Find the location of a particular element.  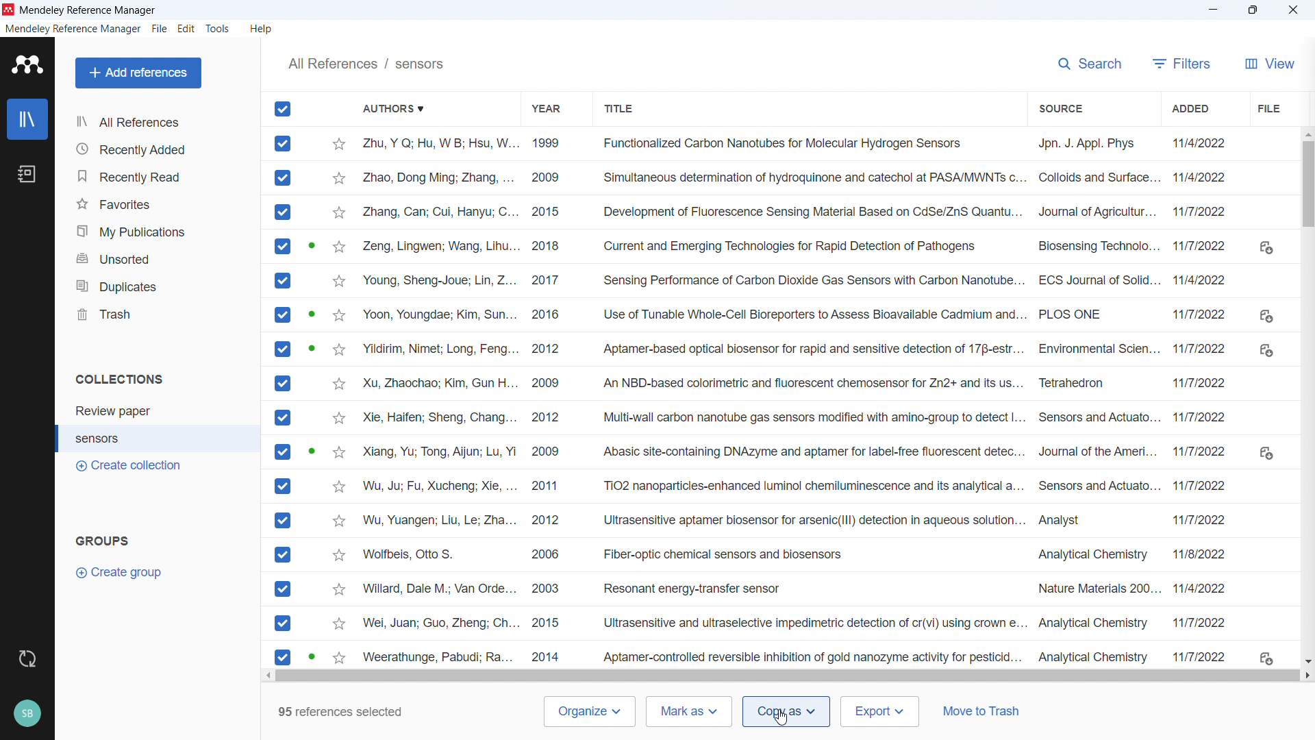

Export  is located at coordinates (881, 712).